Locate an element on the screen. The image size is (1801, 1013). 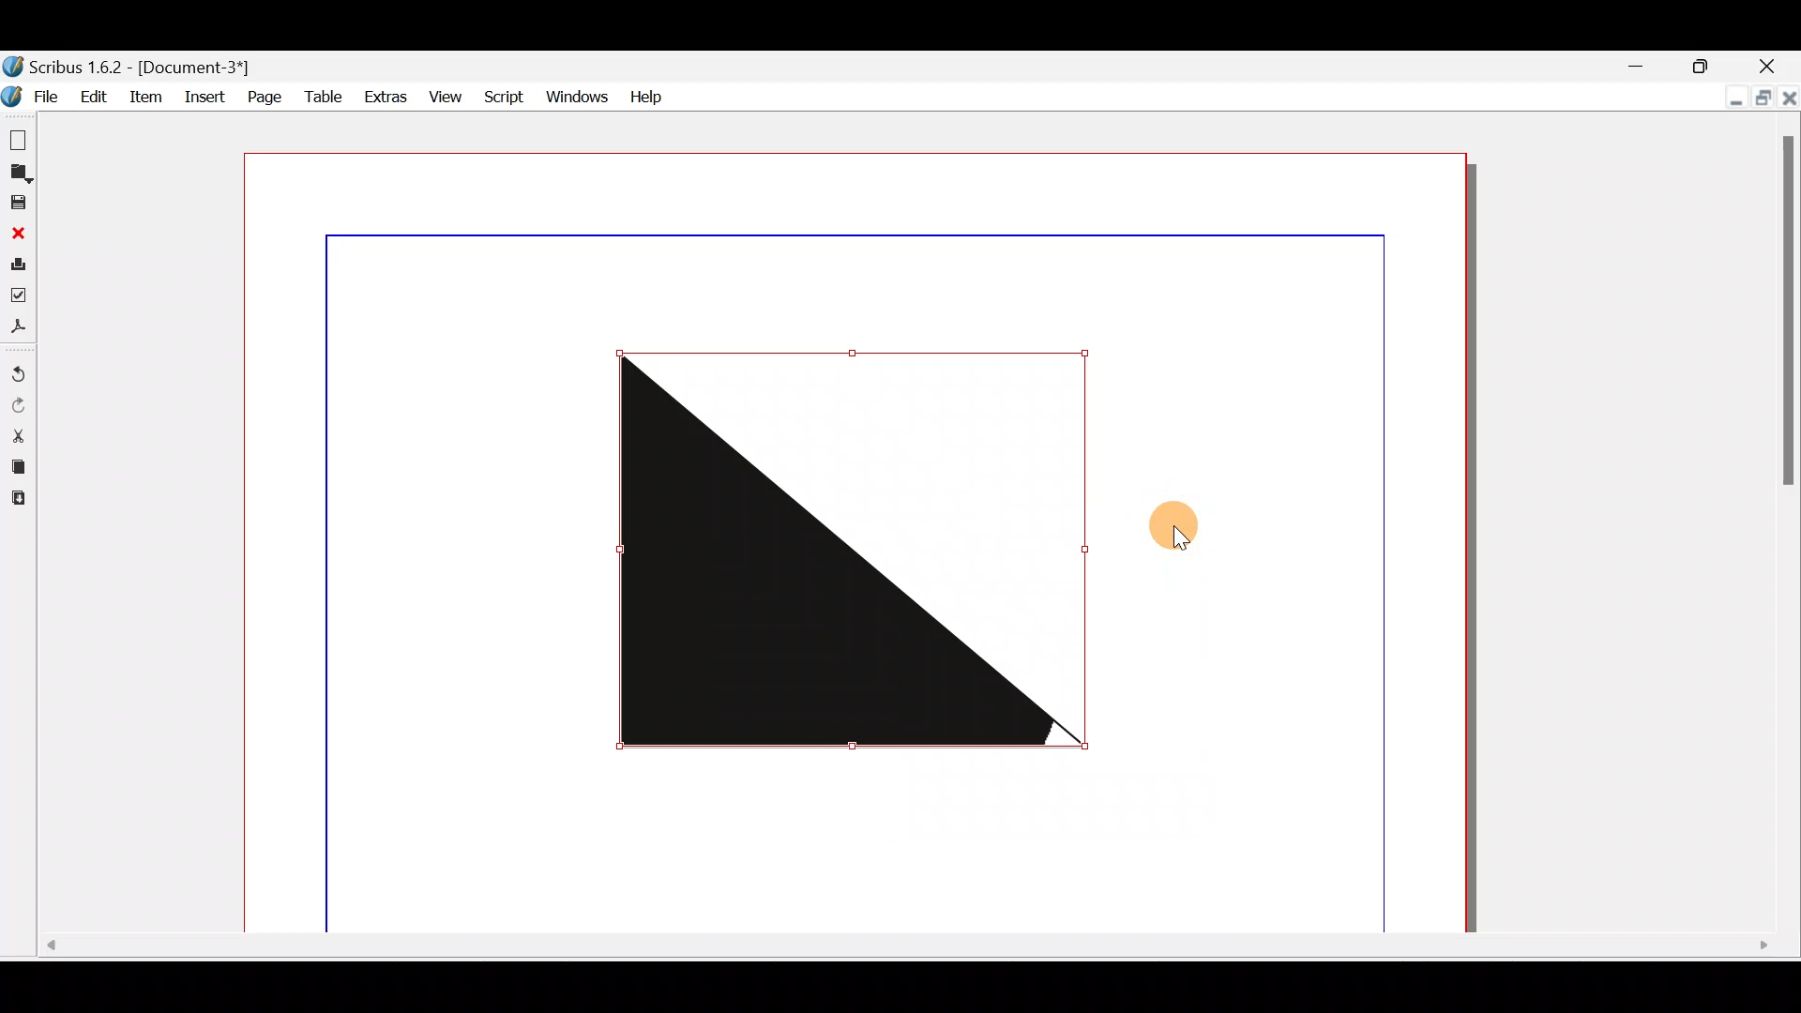
Print is located at coordinates (18, 262).